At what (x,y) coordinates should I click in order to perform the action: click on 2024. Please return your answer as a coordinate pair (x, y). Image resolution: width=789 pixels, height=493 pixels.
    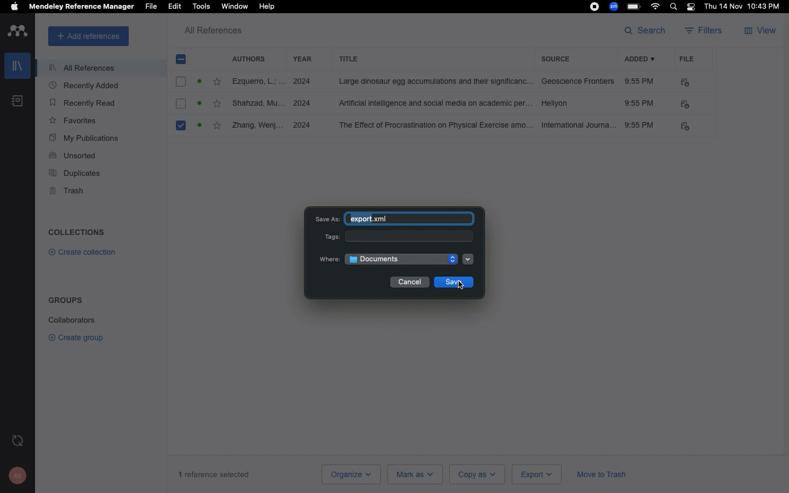
    Looking at the image, I should click on (302, 82).